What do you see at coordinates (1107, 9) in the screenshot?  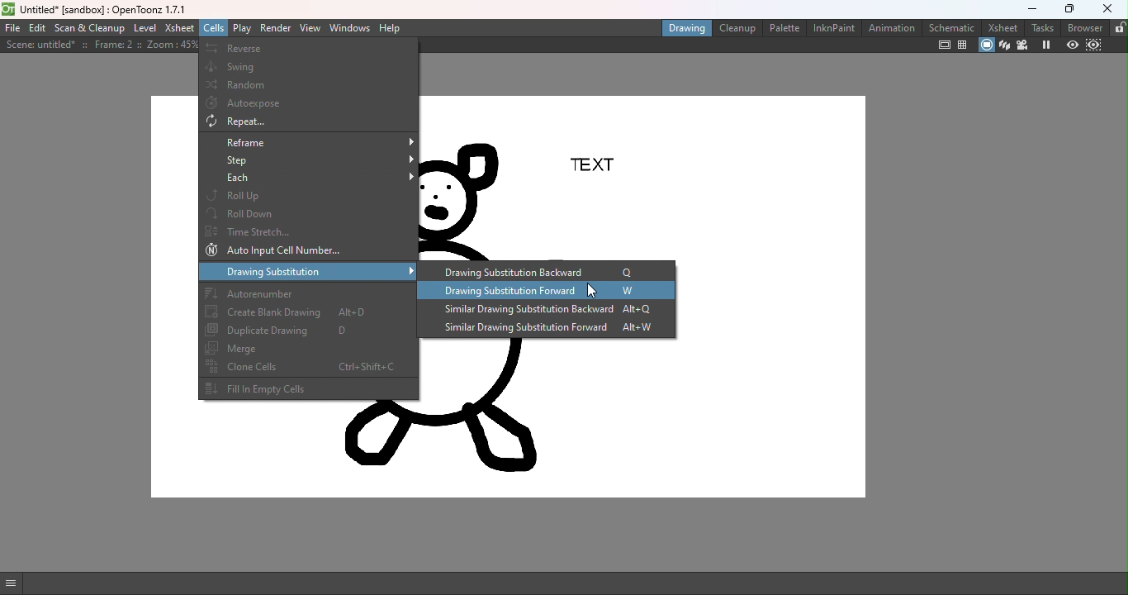 I see `close` at bounding box center [1107, 9].